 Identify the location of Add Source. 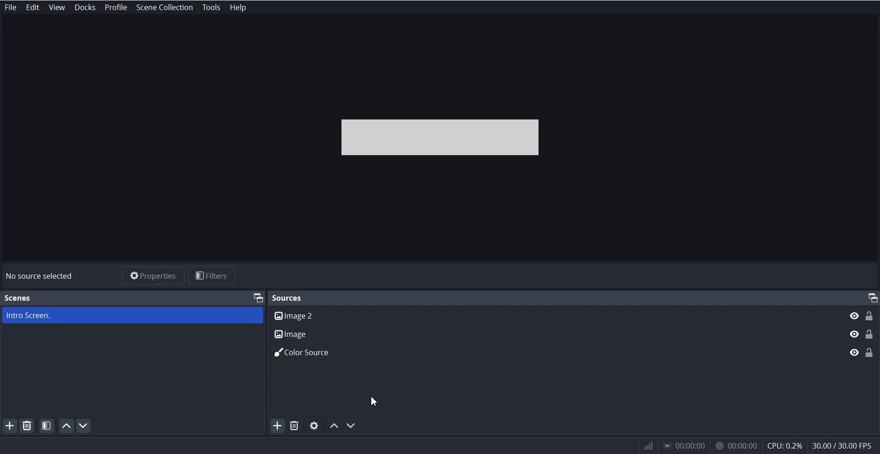
(276, 426).